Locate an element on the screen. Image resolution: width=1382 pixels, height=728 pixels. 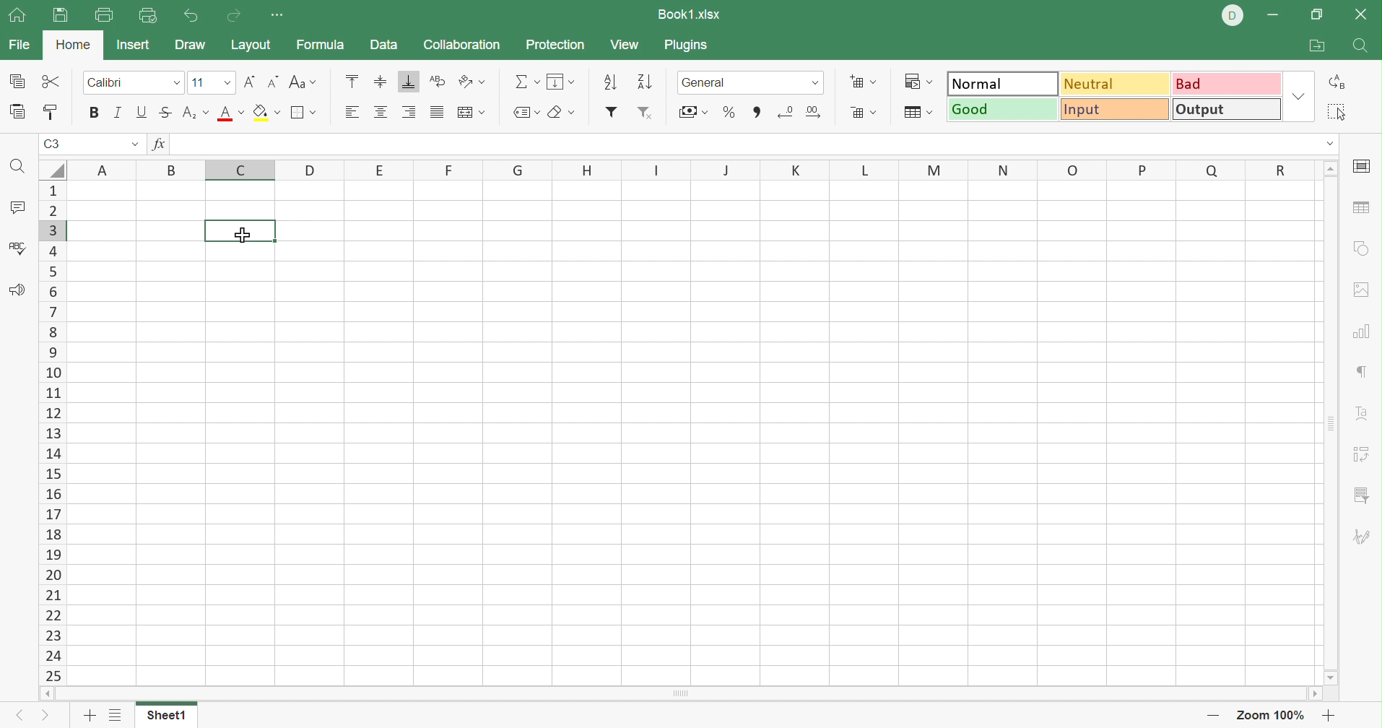
Plugins is located at coordinates (687, 45).